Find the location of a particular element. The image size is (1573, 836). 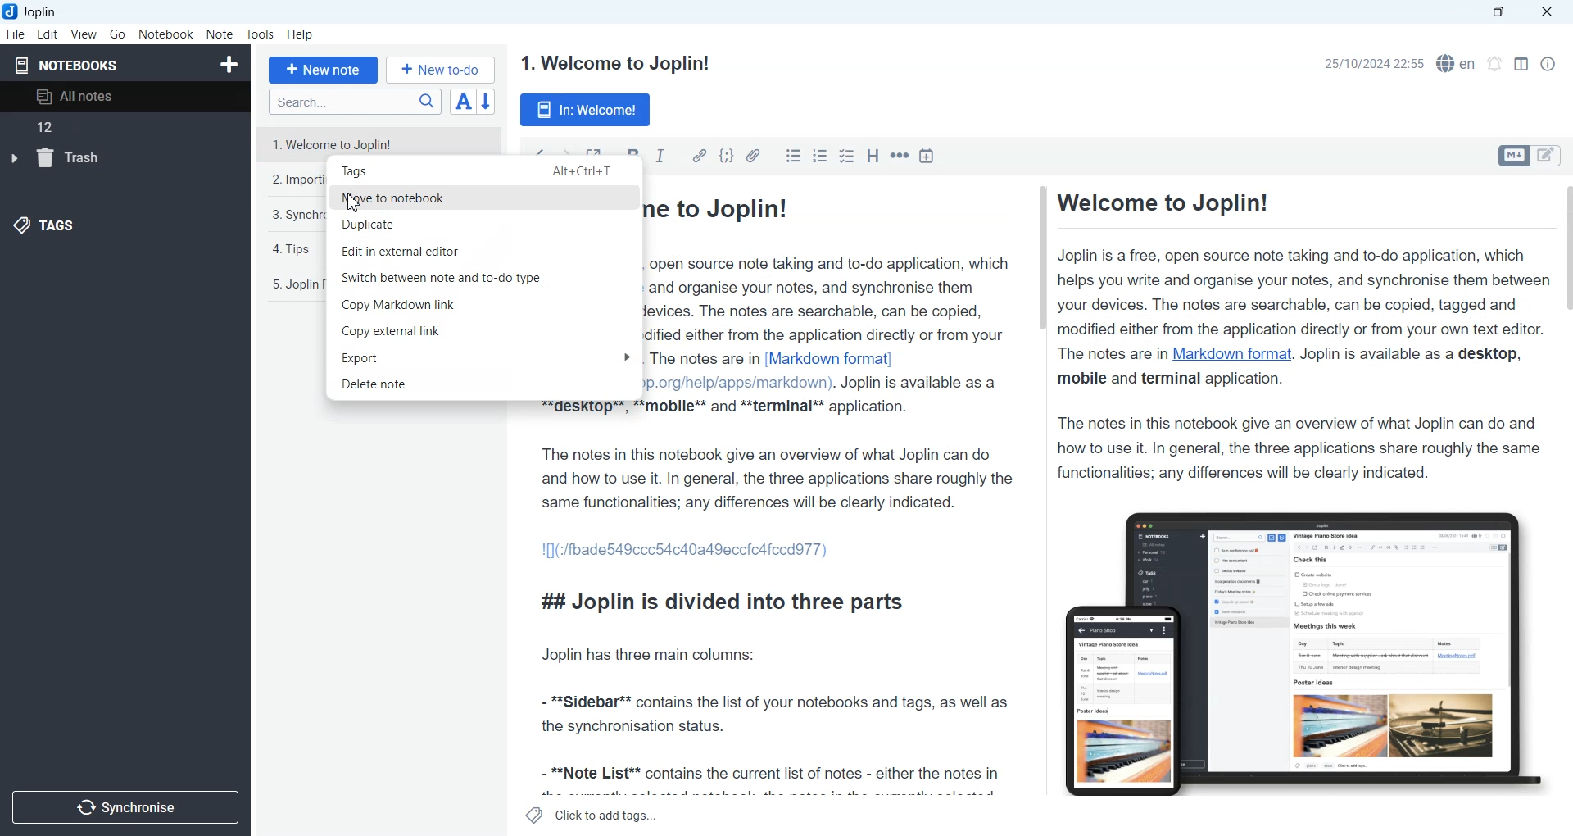

Code is located at coordinates (727, 156).